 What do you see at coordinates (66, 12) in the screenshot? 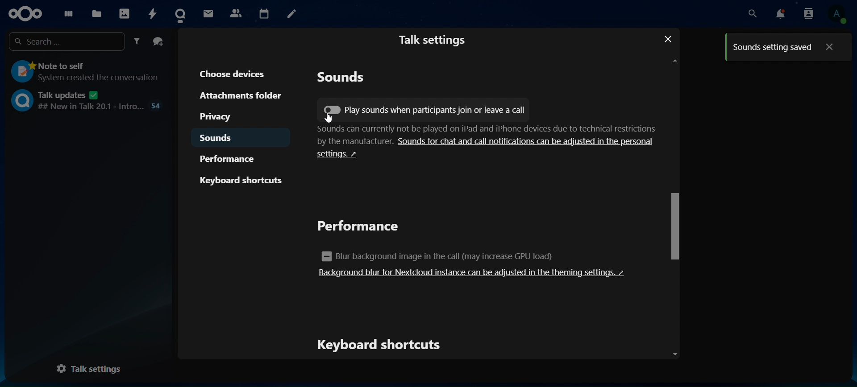
I see `dashboard` at bounding box center [66, 12].